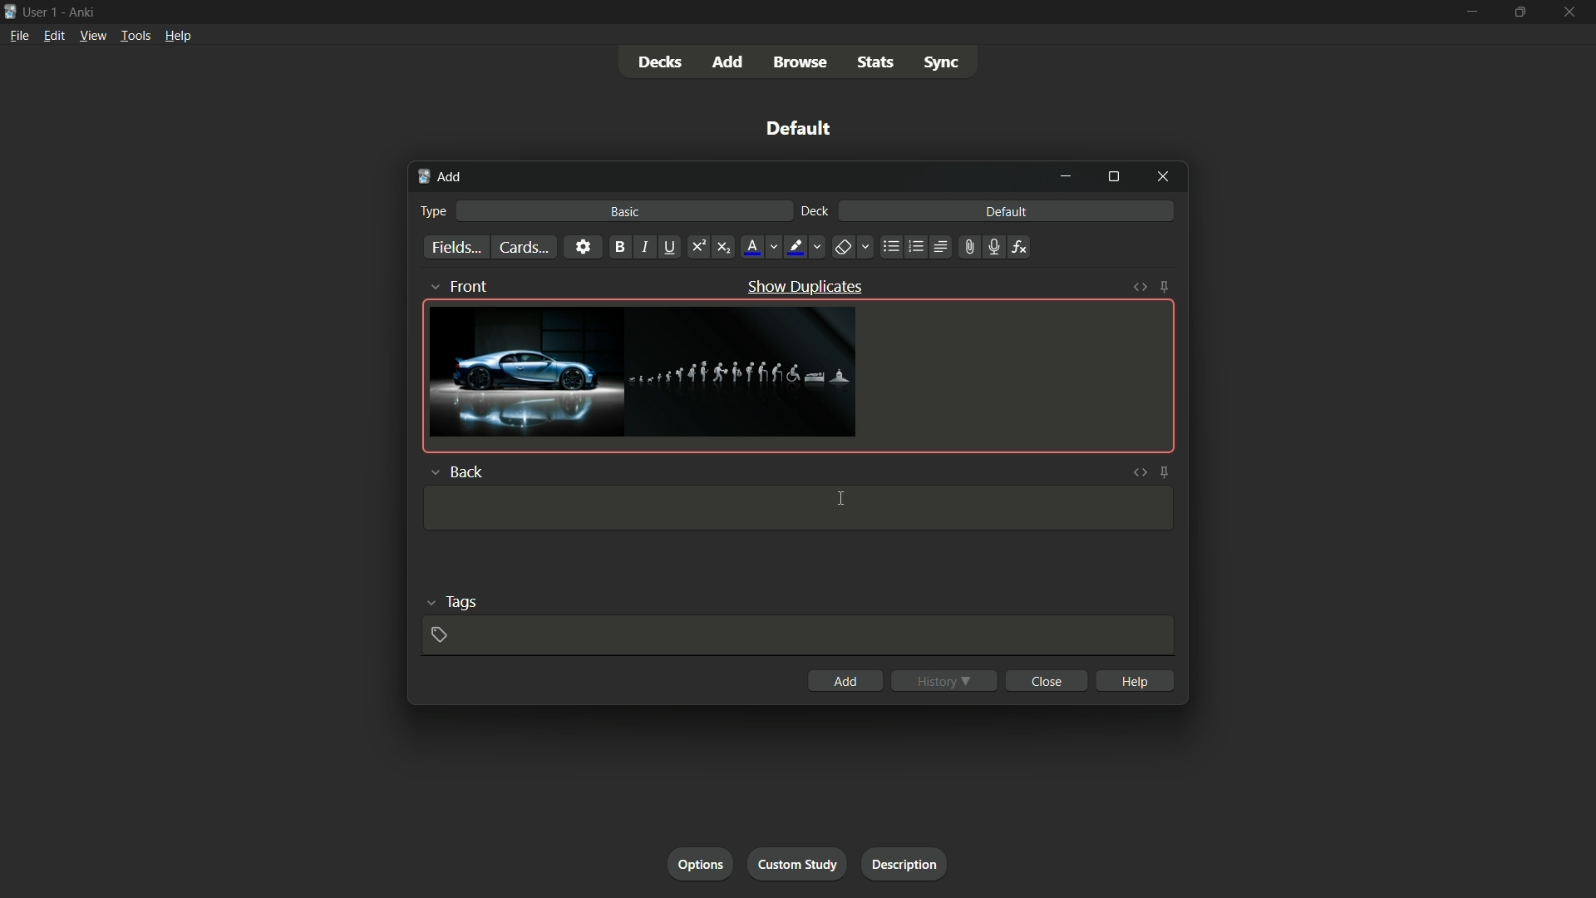  What do you see at coordinates (17, 34) in the screenshot?
I see `file menu` at bounding box center [17, 34].